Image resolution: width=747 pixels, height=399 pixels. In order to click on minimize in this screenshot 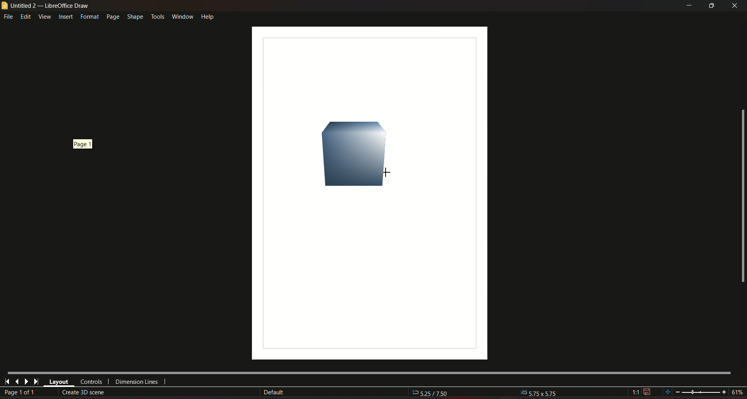, I will do `click(688, 6)`.